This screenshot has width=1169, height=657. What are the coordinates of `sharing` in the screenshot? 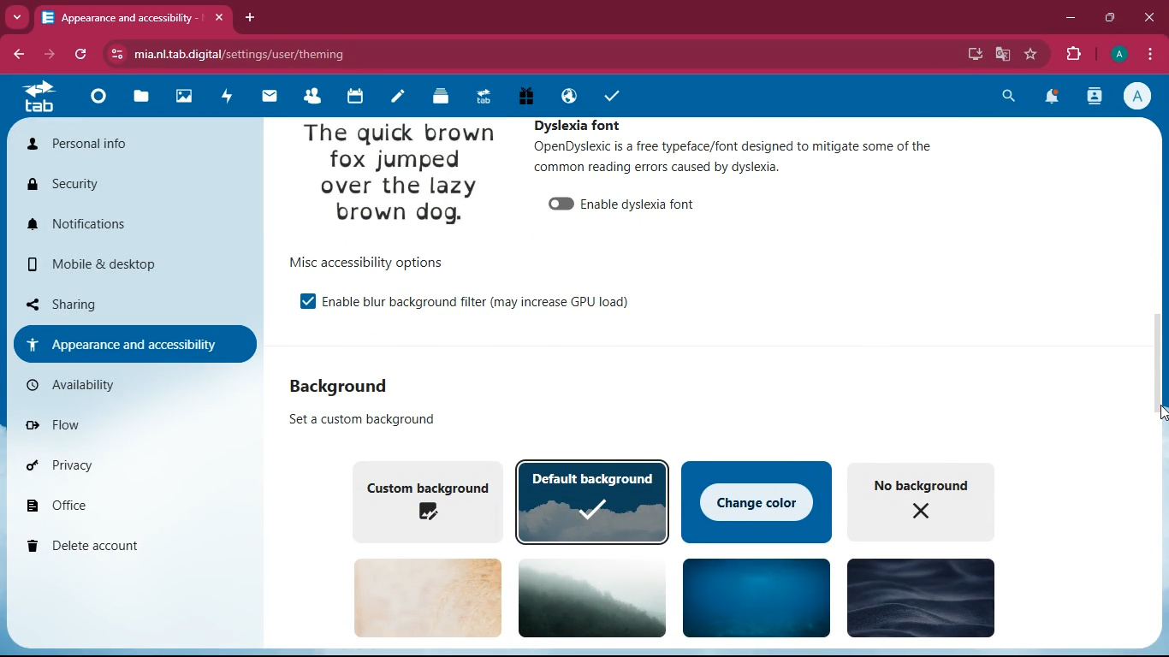 It's located at (120, 302).